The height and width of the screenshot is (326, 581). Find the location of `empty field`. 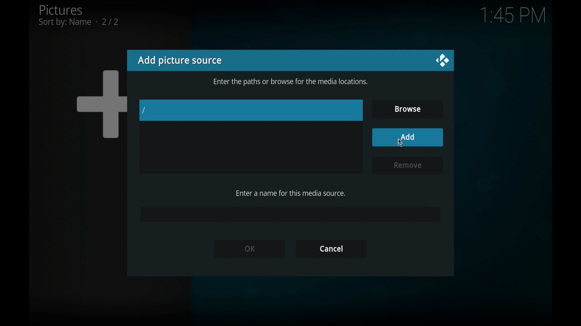

empty field is located at coordinates (290, 214).